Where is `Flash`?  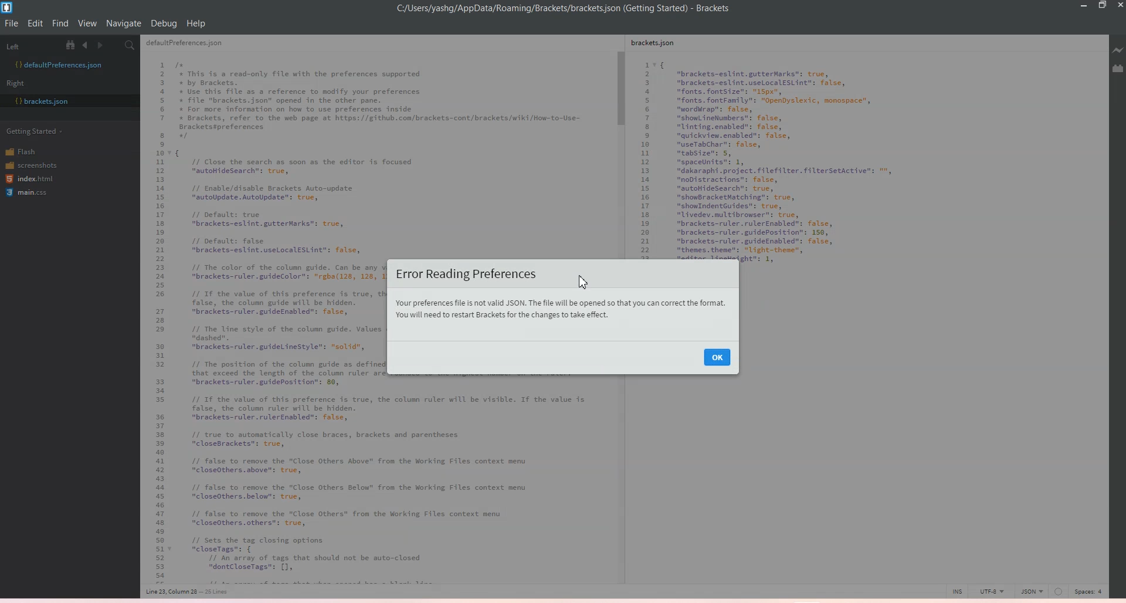 Flash is located at coordinates (29, 151).